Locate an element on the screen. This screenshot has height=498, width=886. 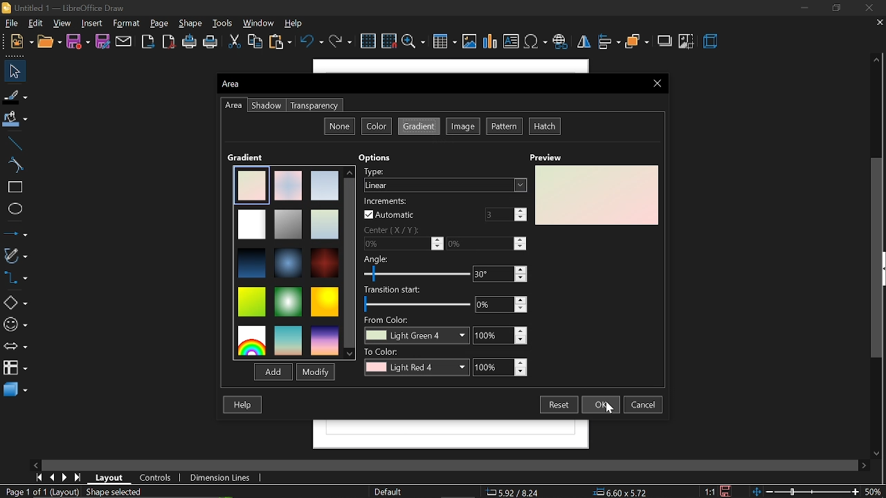
transparency is located at coordinates (314, 106).